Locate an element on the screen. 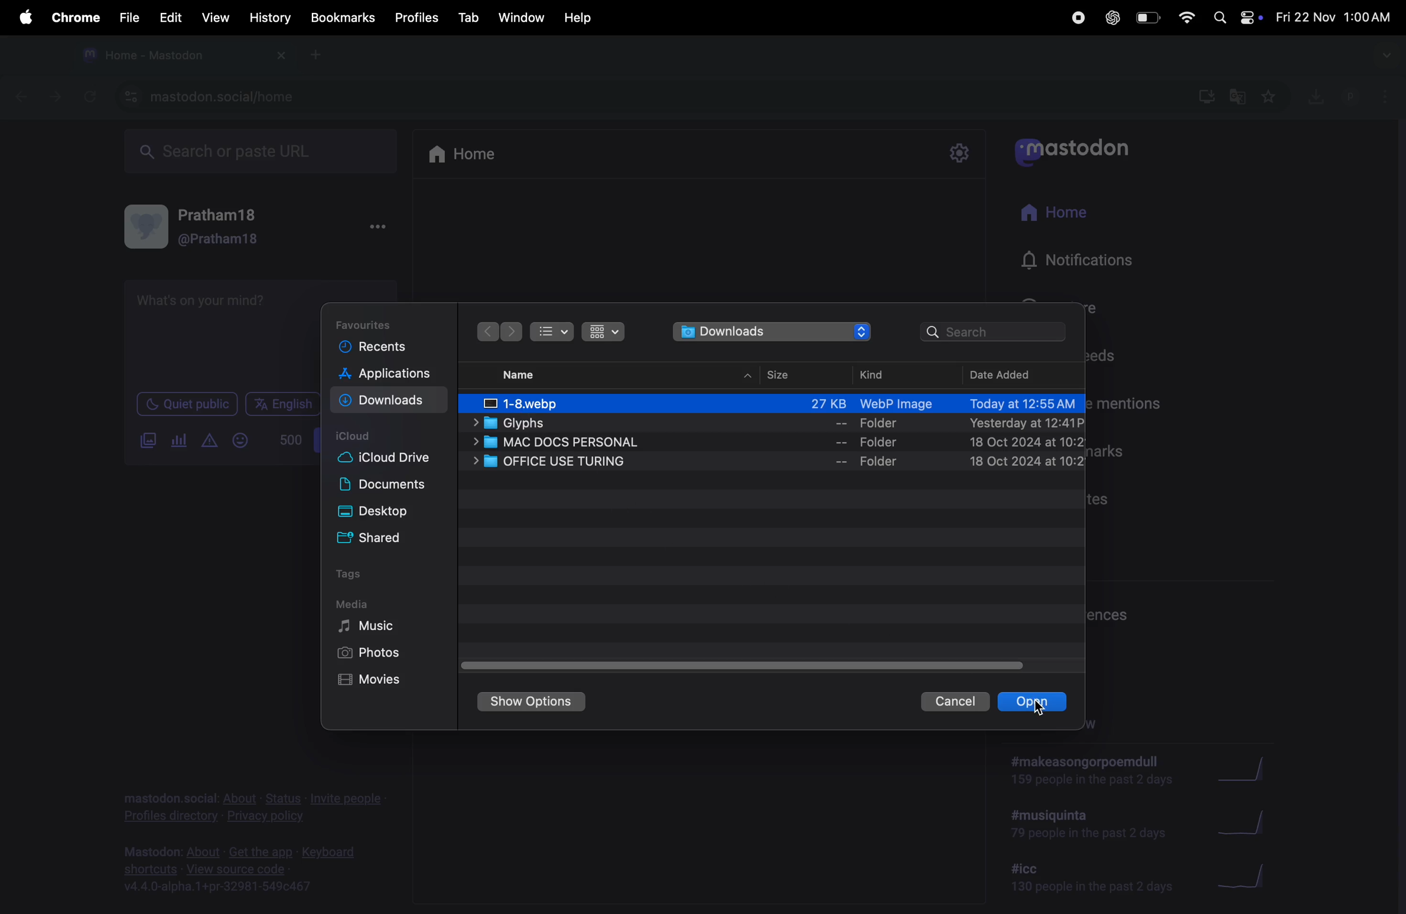 The image size is (1406, 914). graphs is located at coordinates (1244, 873).